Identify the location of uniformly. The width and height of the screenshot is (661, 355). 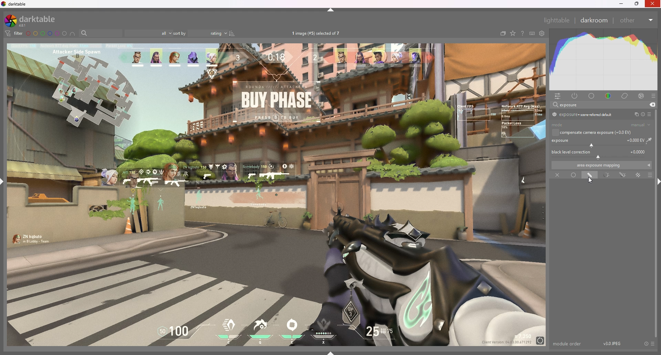
(574, 175).